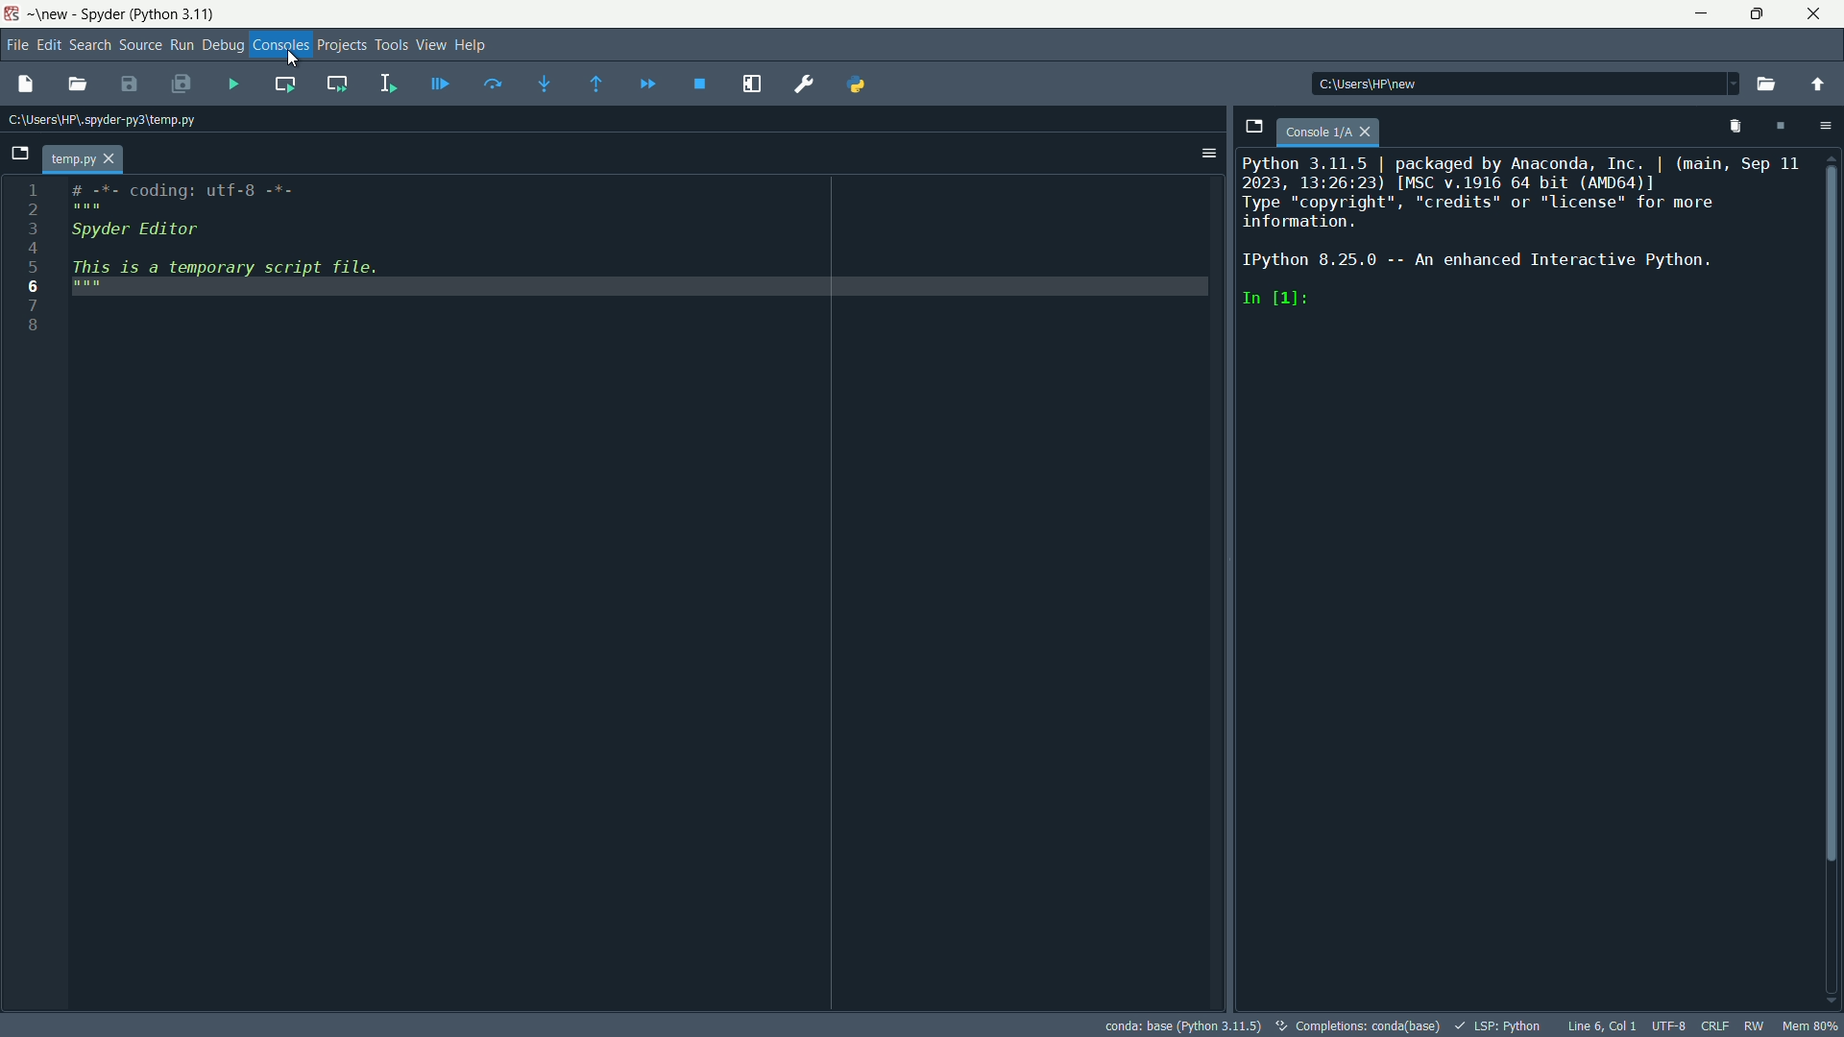 Image resolution: width=1844 pixels, height=1037 pixels. What do you see at coordinates (112, 160) in the screenshot?
I see `close` at bounding box center [112, 160].